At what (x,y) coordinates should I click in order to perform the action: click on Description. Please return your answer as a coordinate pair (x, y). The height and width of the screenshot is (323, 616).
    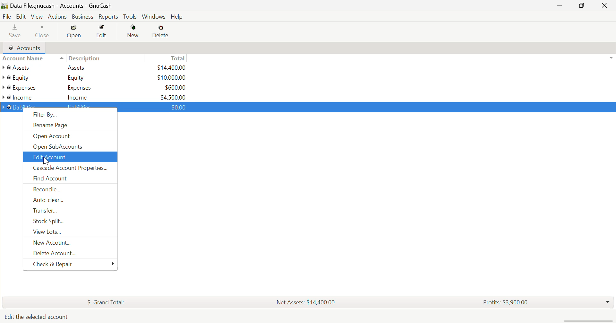
    Looking at the image, I should click on (80, 57).